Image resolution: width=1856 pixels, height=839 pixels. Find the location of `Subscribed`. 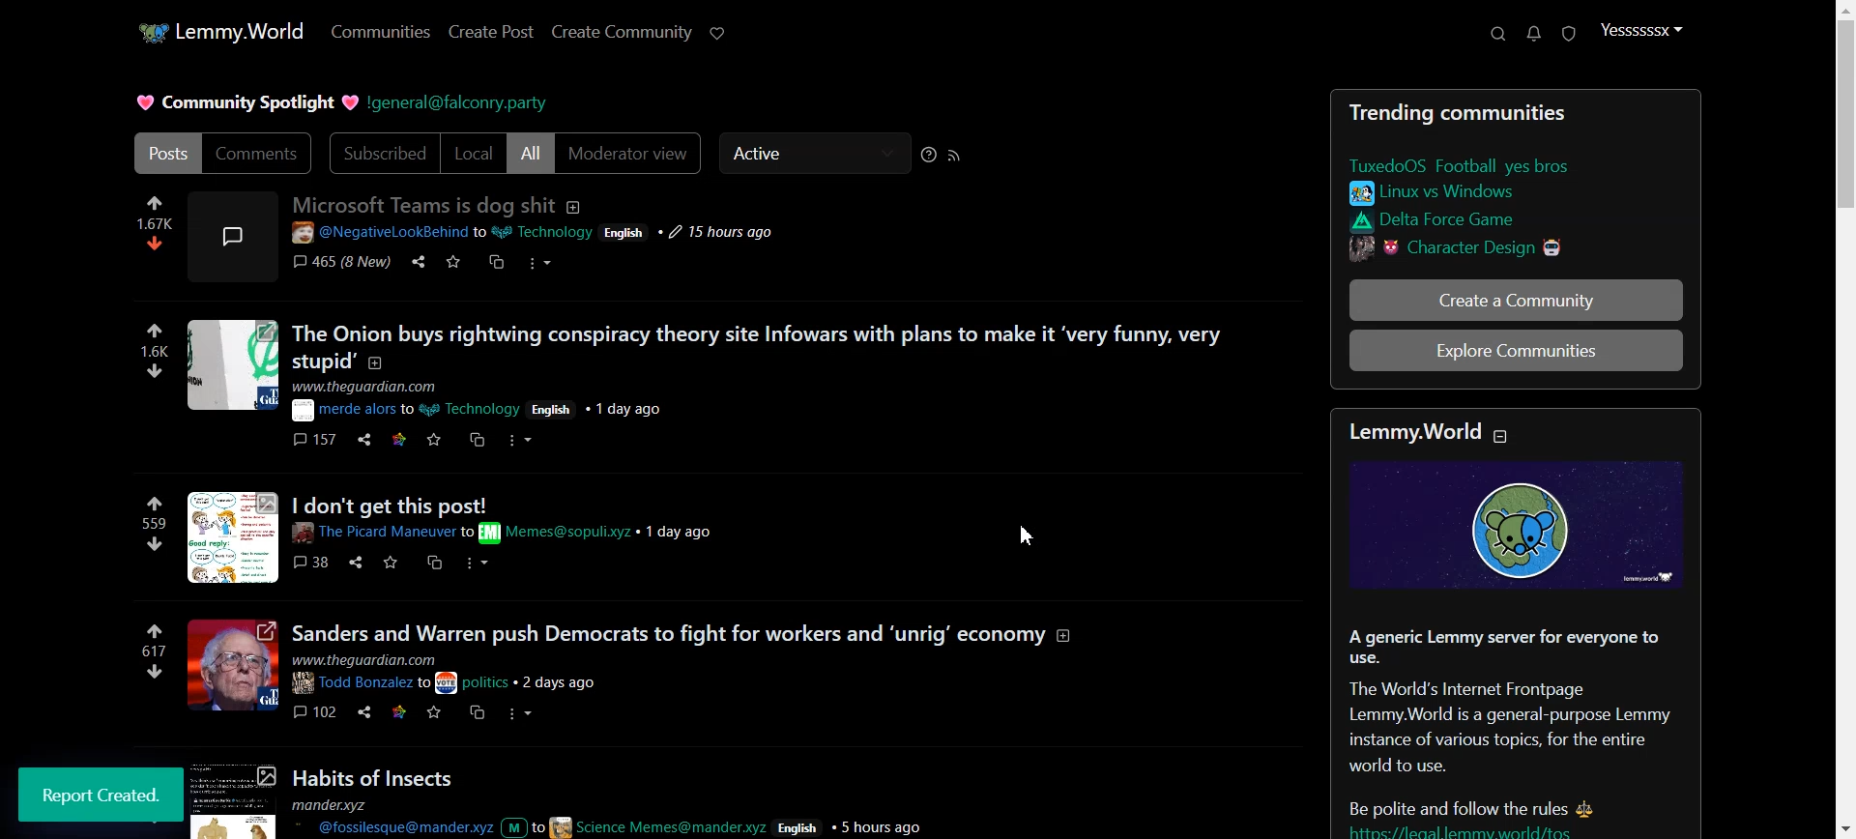

Subscribed is located at coordinates (382, 153).